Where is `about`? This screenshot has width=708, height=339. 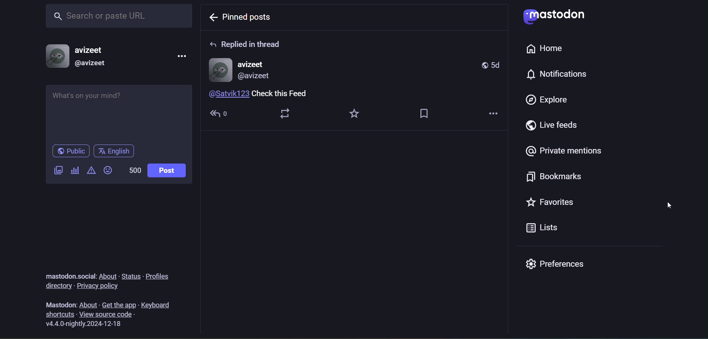
about is located at coordinates (107, 275).